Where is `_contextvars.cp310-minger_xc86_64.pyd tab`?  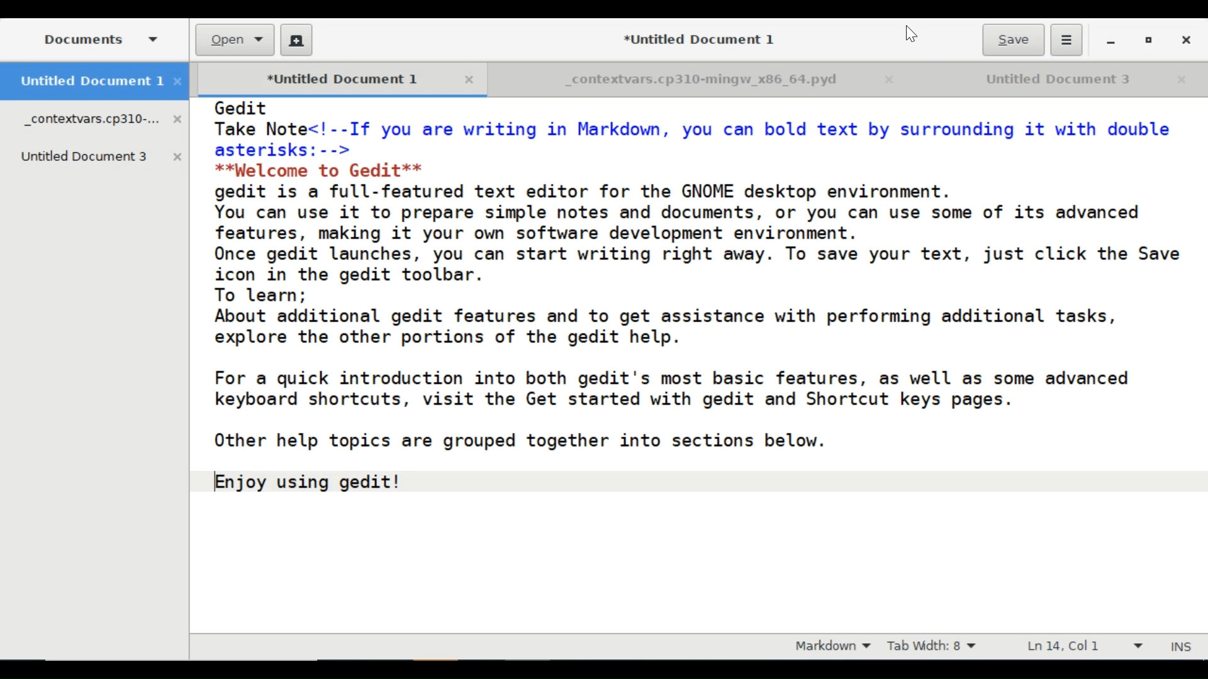 _contextvars.cp310-minger_xc86_64.pyd tab is located at coordinates (103, 121).